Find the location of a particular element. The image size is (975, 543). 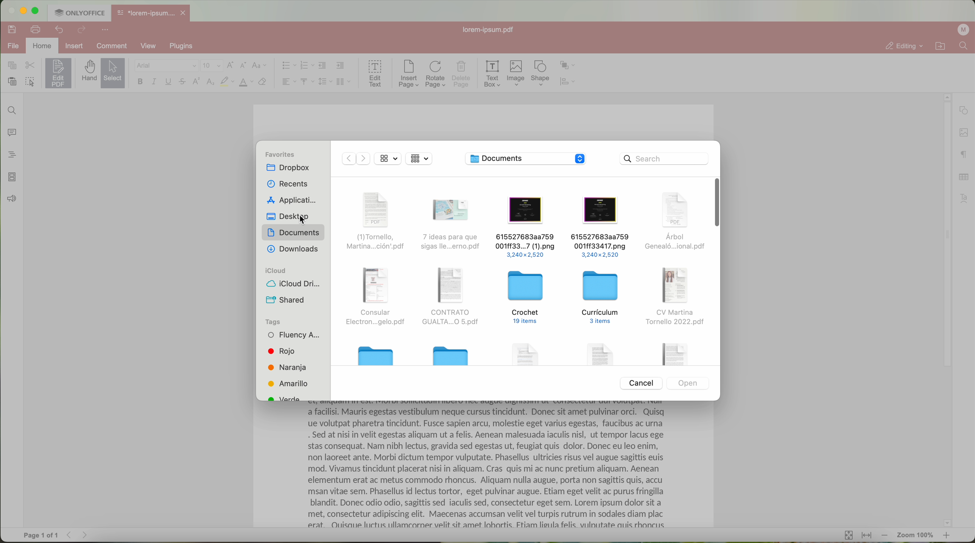

image settings is located at coordinates (964, 133).